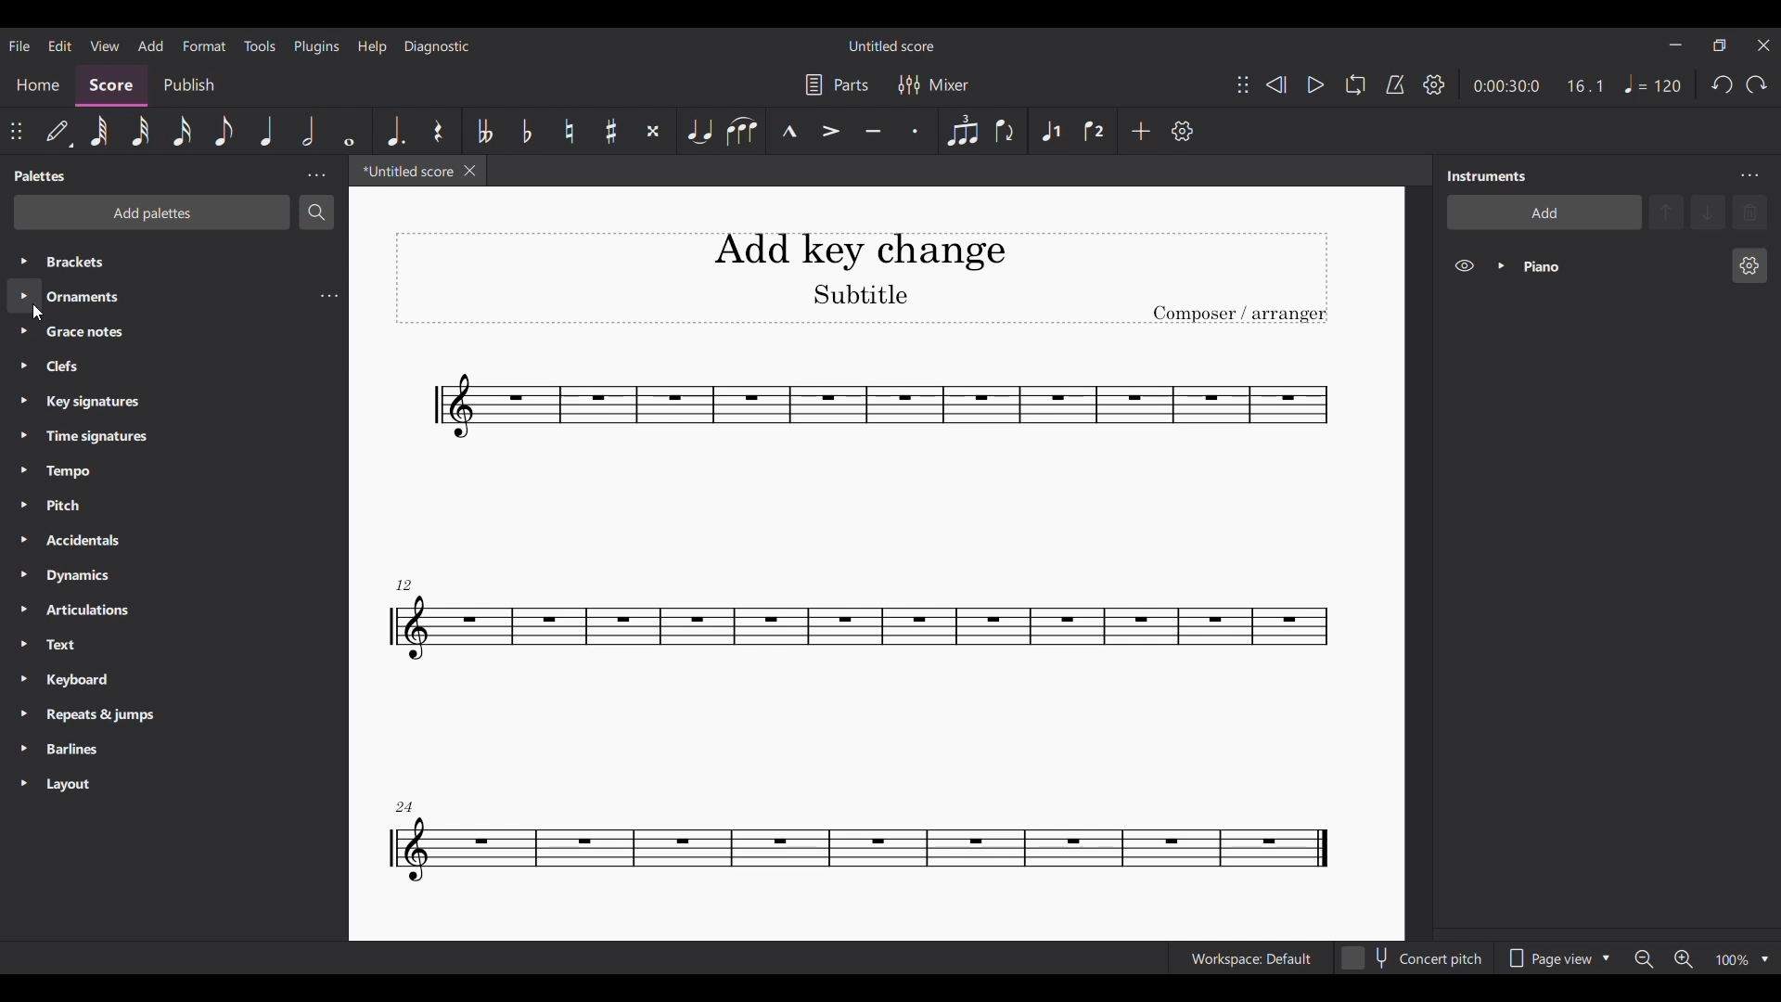 The image size is (1781, 1002). Describe the element at coordinates (873, 130) in the screenshot. I see `Tuneto` at that location.